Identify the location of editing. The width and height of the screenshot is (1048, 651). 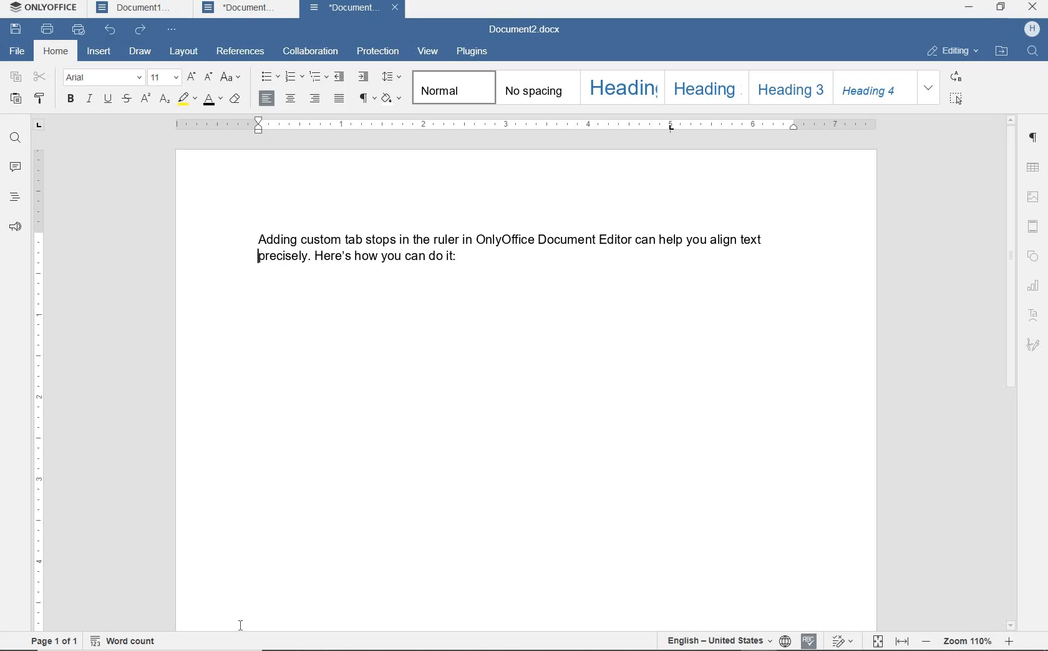
(951, 52).